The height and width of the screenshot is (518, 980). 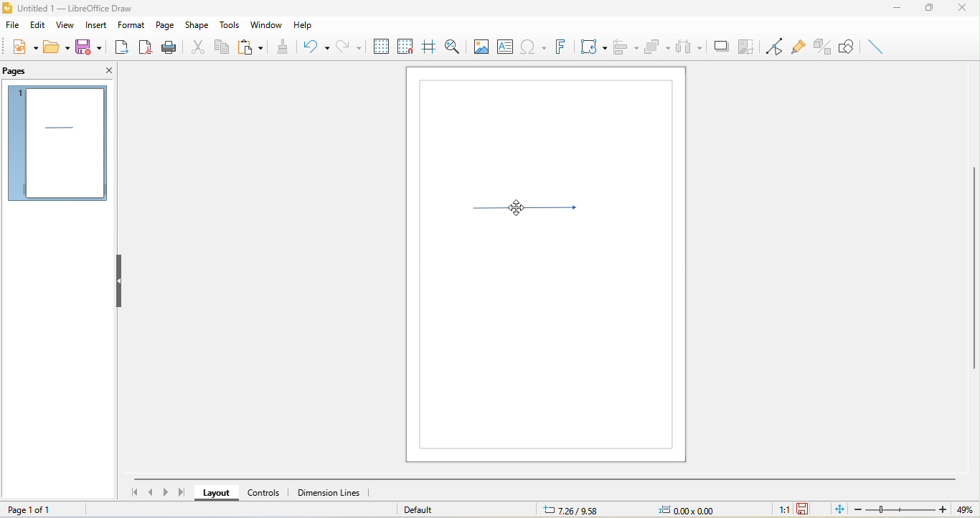 What do you see at coordinates (255, 46) in the screenshot?
I see `paste` at bounding box center [255, 46].